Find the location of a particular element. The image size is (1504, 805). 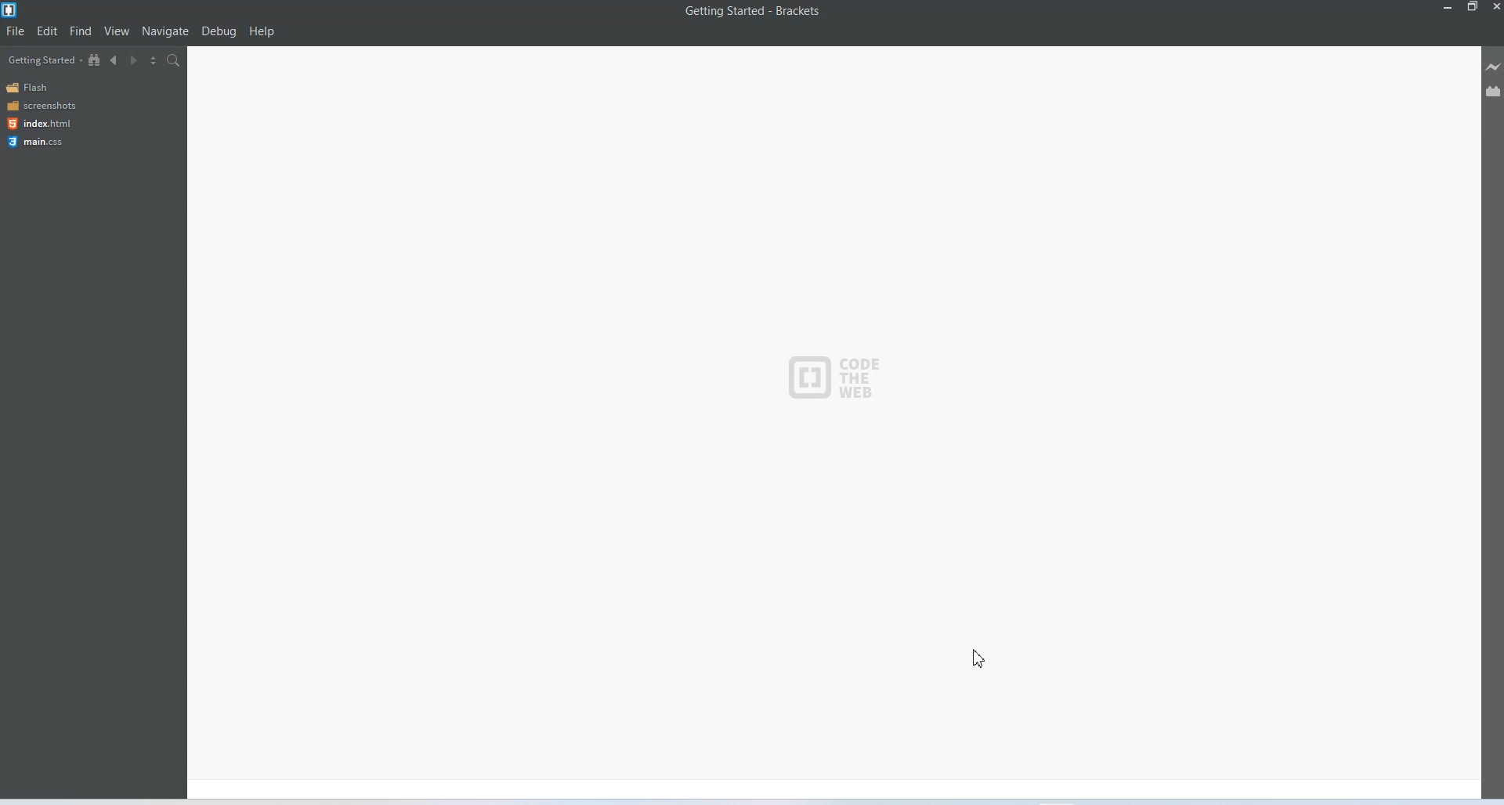

Screenshots is located at coordinates (52, 106).